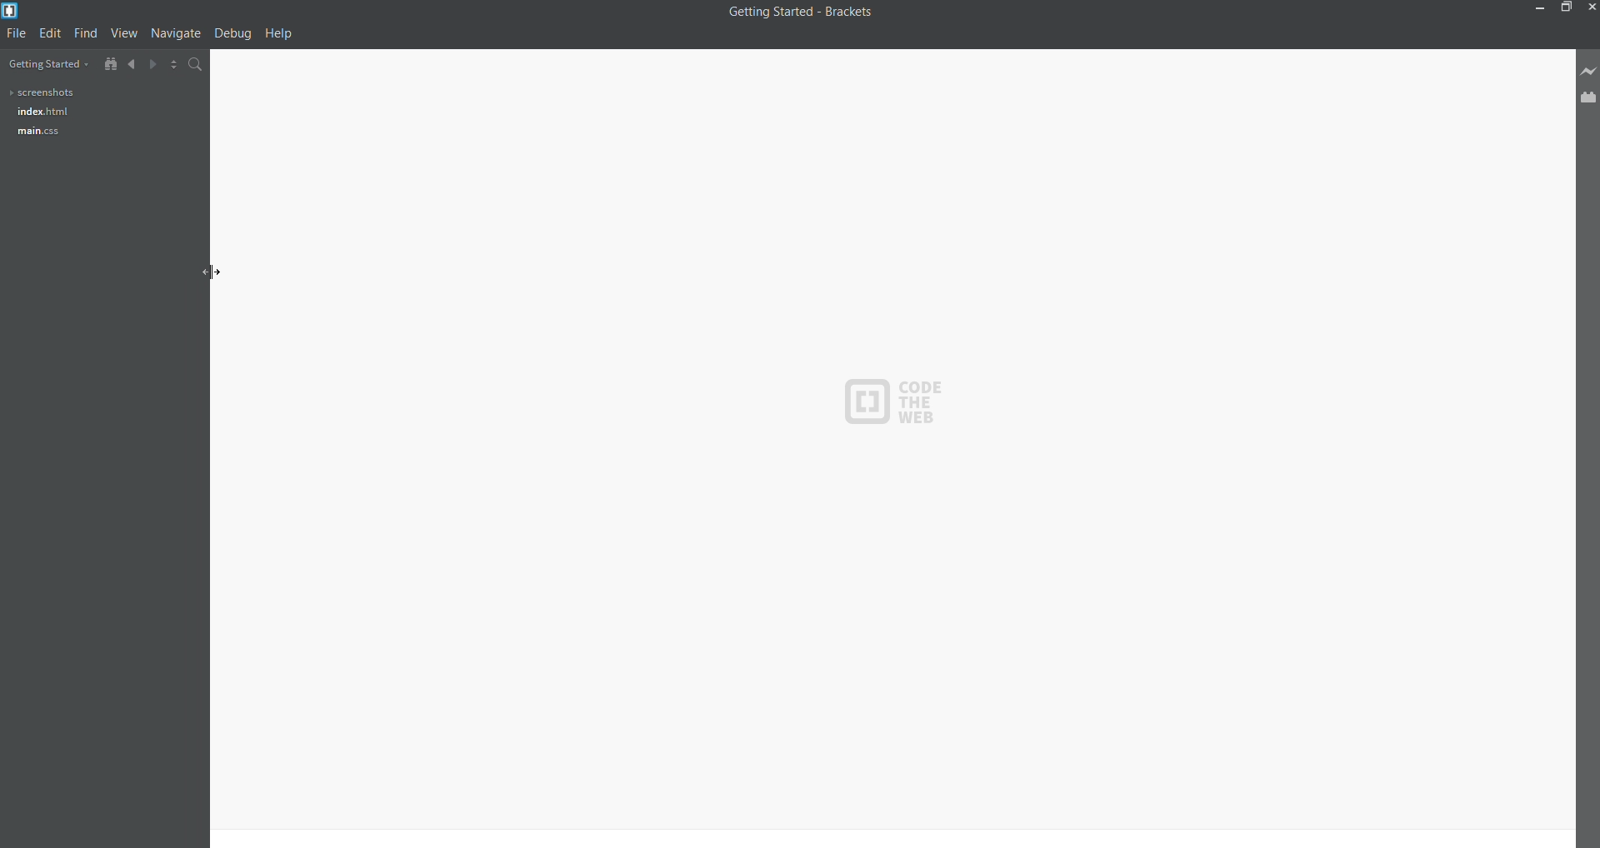  Describe the element at coordinates (46, 62) in the screenshot. I see `getting started` at that location.